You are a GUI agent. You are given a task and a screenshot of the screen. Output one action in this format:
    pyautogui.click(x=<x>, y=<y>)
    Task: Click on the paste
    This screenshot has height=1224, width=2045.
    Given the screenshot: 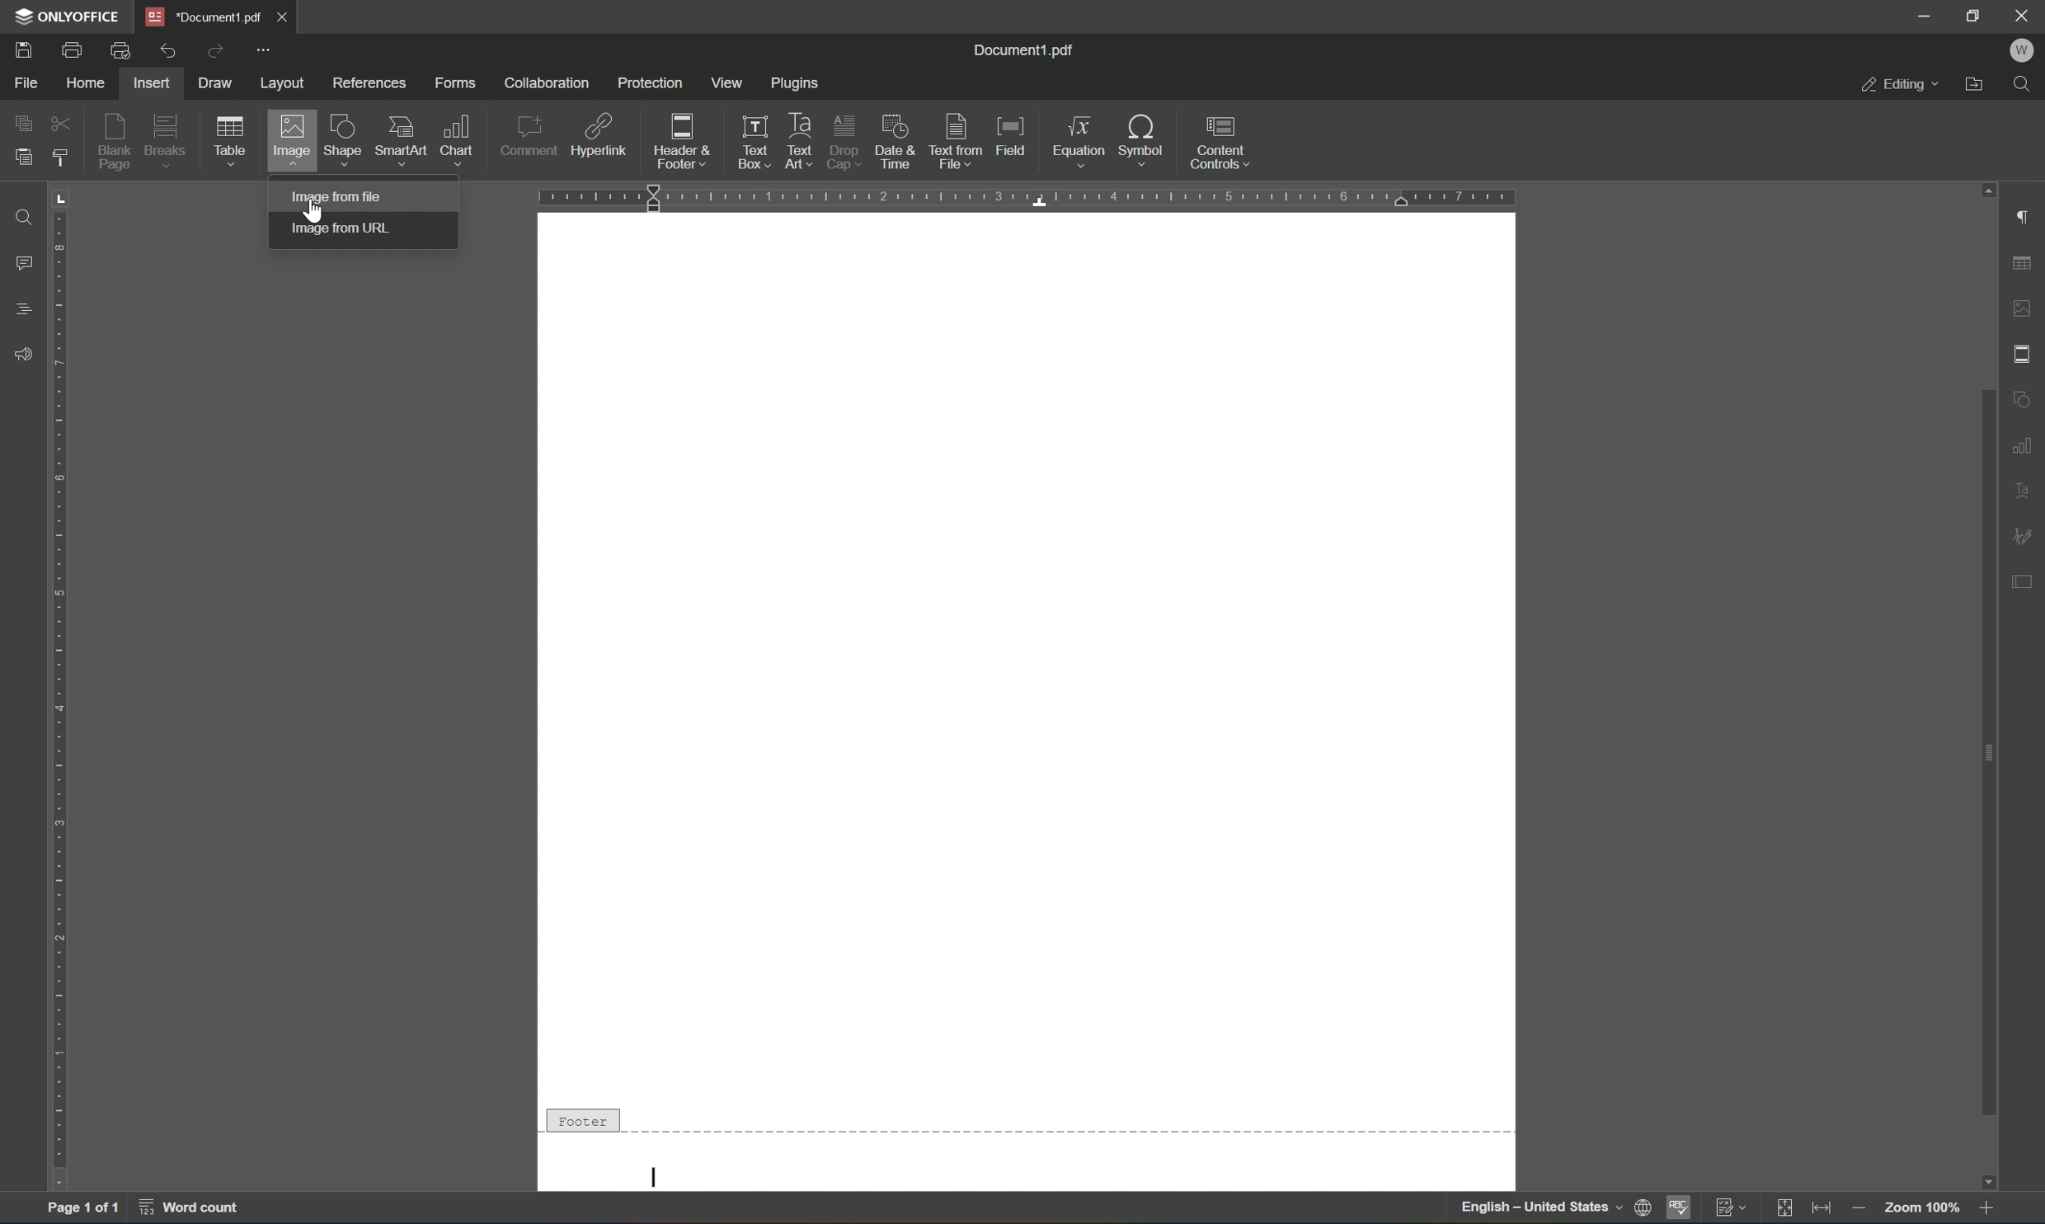 What is the action you would take?
    pyautogui.click(x=22, y=161)
    